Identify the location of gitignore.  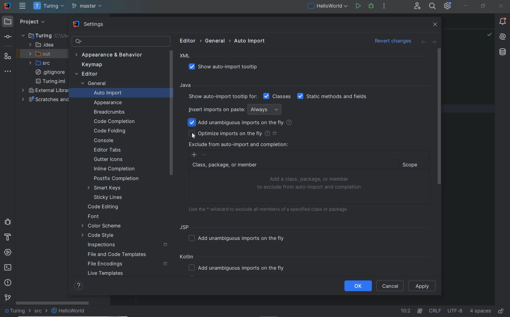
(50, 72).